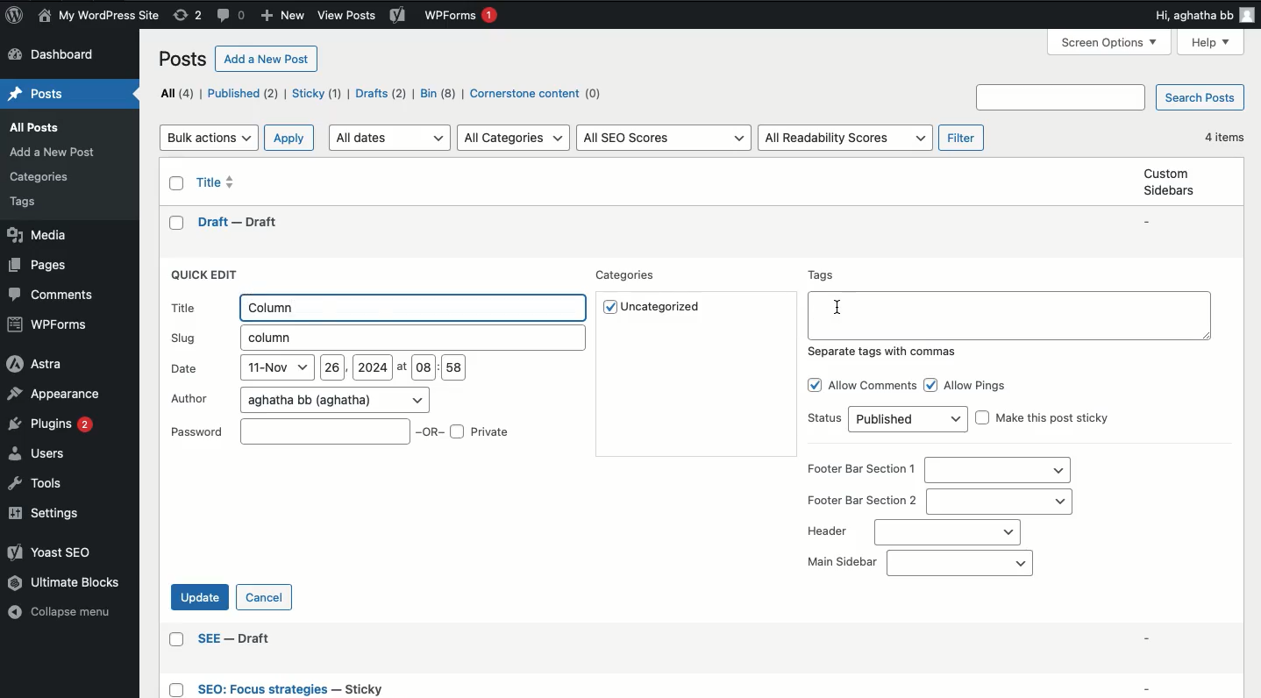  I want to click on Posts, so click(40, 127).